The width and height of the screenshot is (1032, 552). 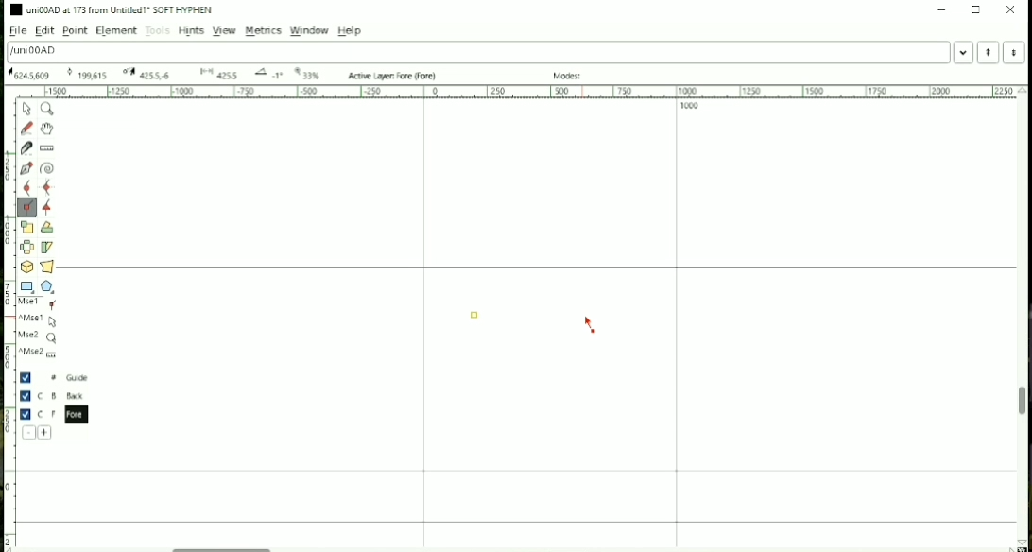 What do you see at coordinates (964, 52) in the screenshot?
I see `Word list` at bounding box center [964, 52].